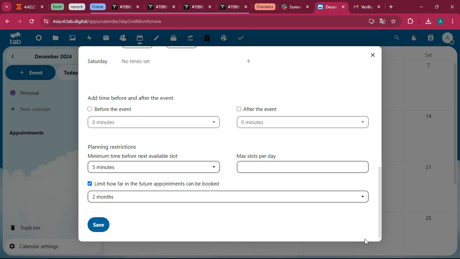 The width and height of the screenshot is (460, 259). What do you see at coordinates (43, 7) in the screenshot?
I see `close` at bounding box center [43, 7].